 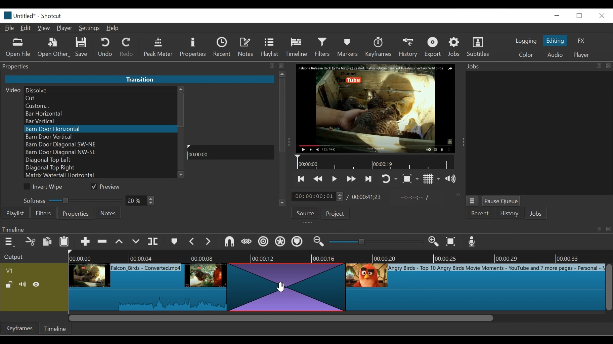 What do you see at coordinates (432, 179) in the screenshot?
I see `Toggle display grid on player` at bounding box center [432, 179].